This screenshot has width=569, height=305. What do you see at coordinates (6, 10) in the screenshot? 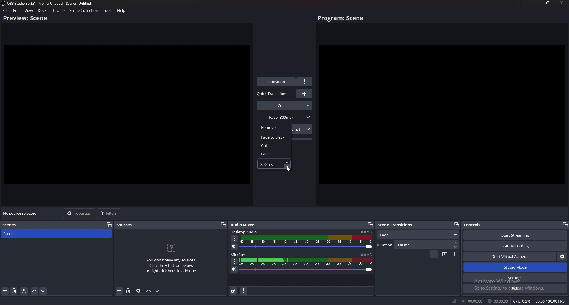
I see `file` at bounding box center [6, 10].